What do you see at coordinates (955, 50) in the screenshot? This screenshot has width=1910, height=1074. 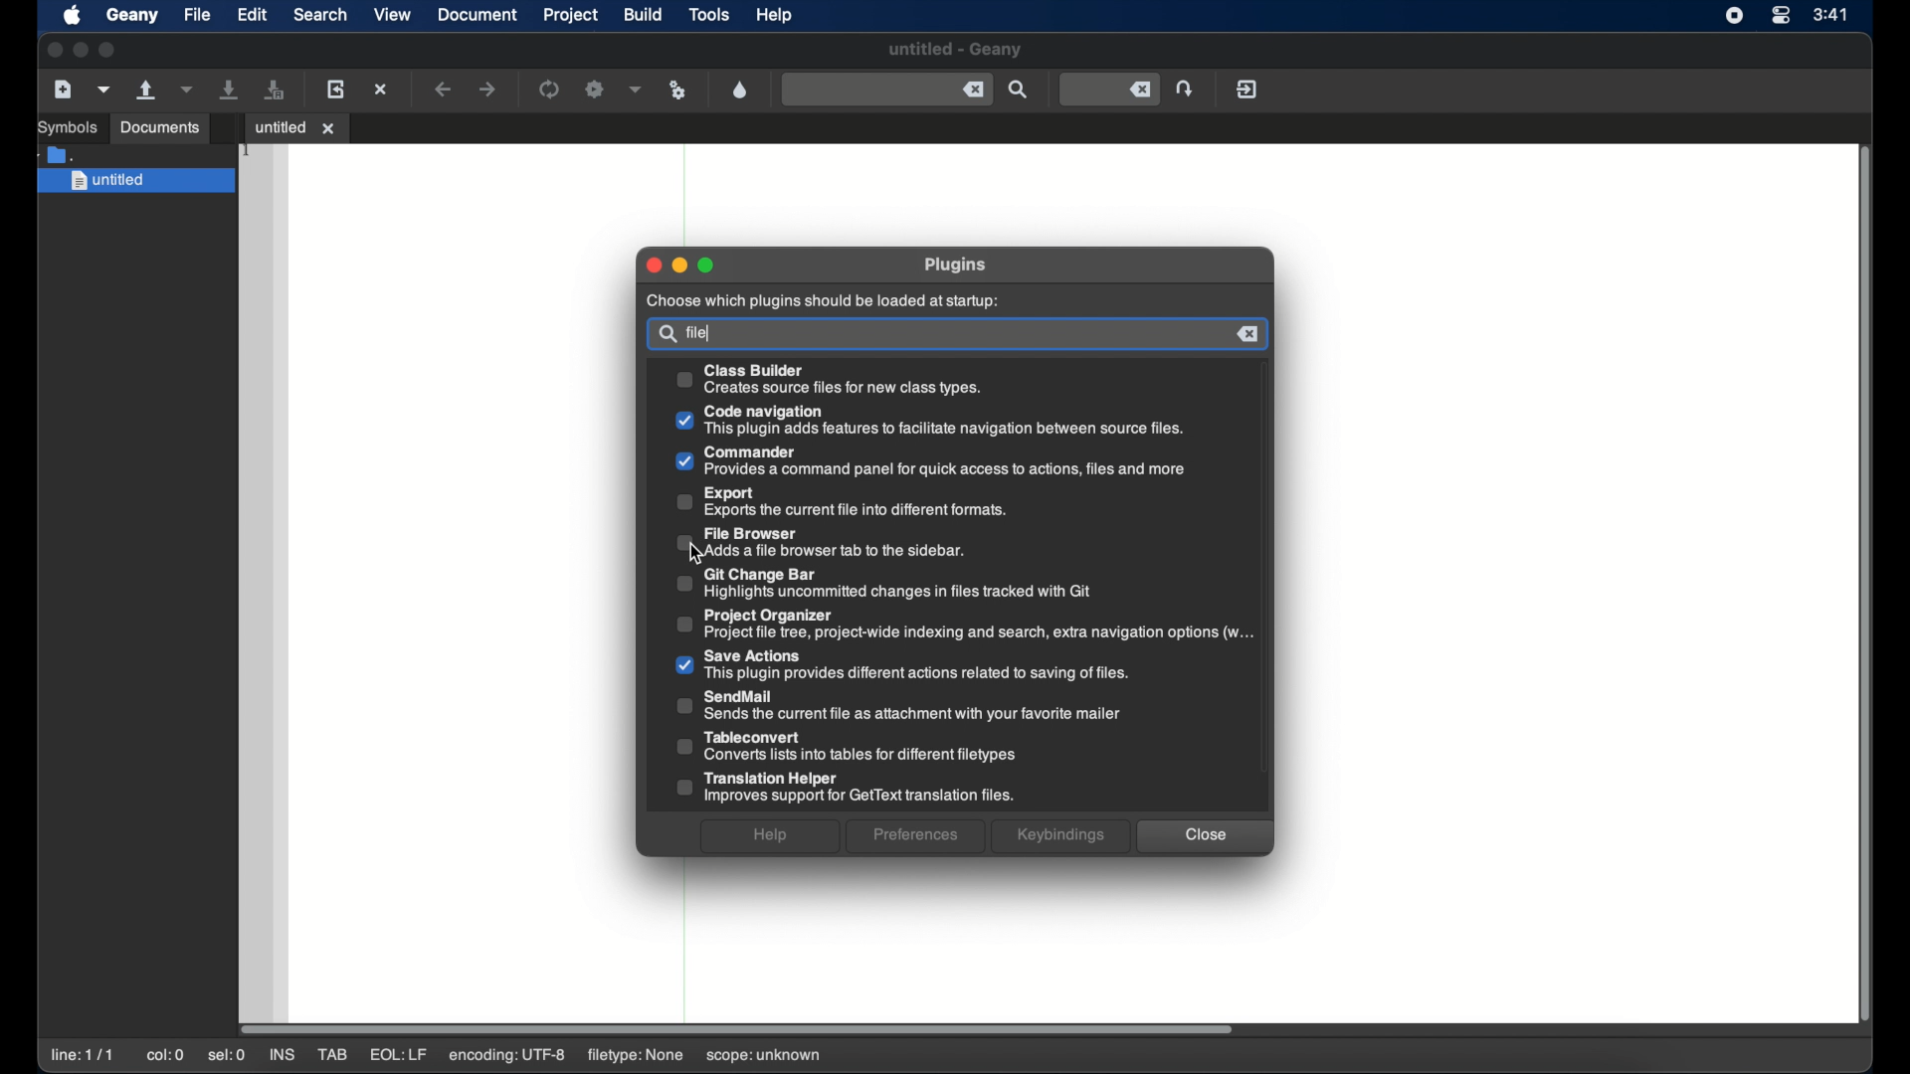 I see `untitled - geany` at bounding box center [955, 50].